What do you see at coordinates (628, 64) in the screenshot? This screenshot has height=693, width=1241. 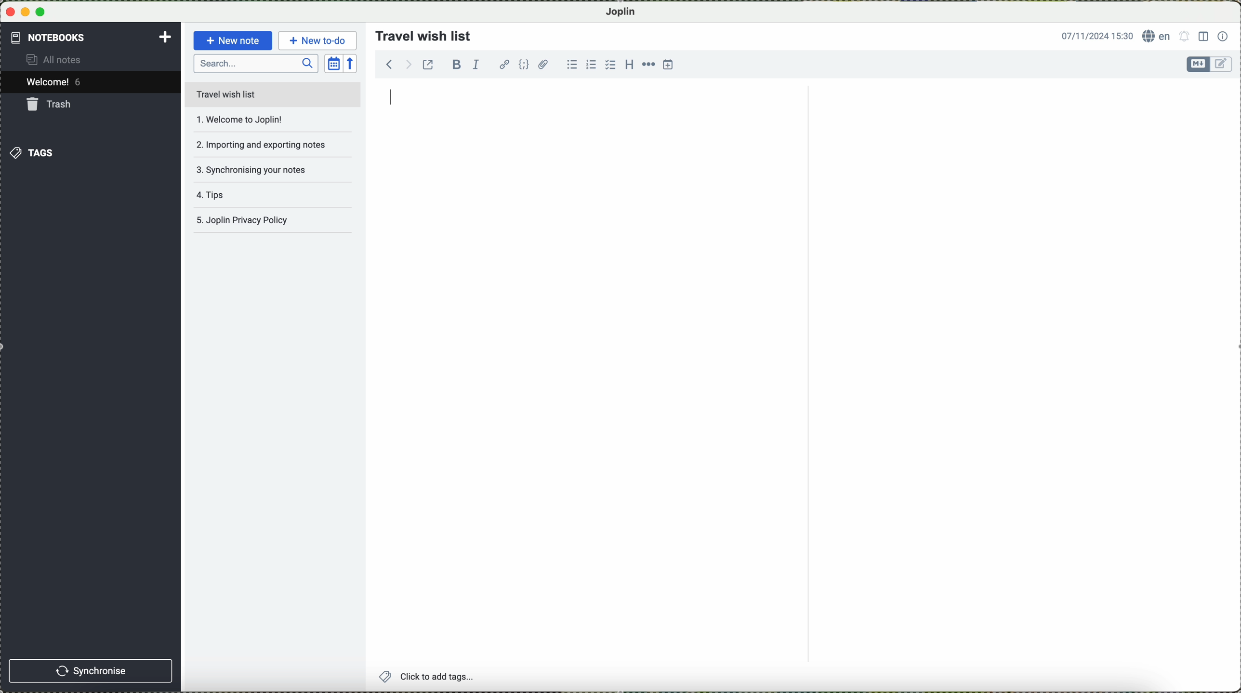 I see `heading` at bounding box center [628, 64].